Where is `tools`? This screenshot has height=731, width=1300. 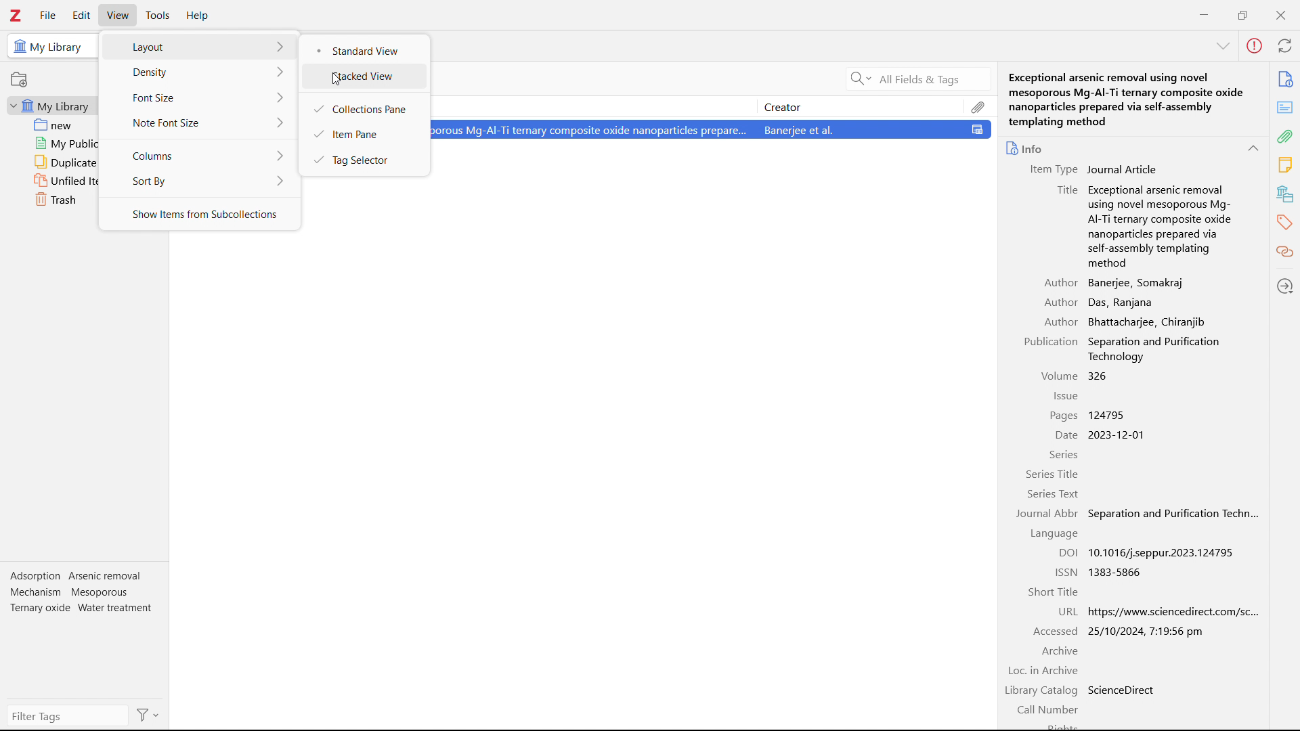
tools is located at coordinates (158, 16).